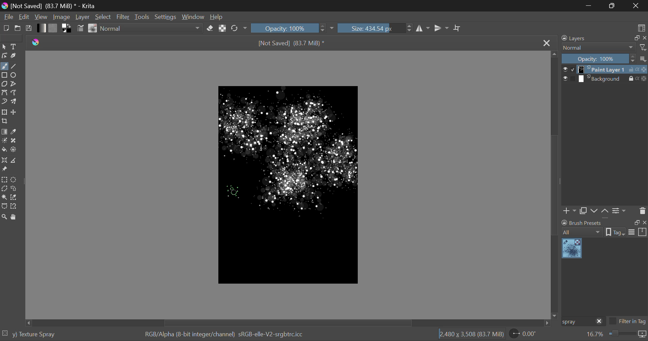  What do you see at coordinates (5, 333) in the screenshot?
I see `selection` at bounding box center [5, 333].